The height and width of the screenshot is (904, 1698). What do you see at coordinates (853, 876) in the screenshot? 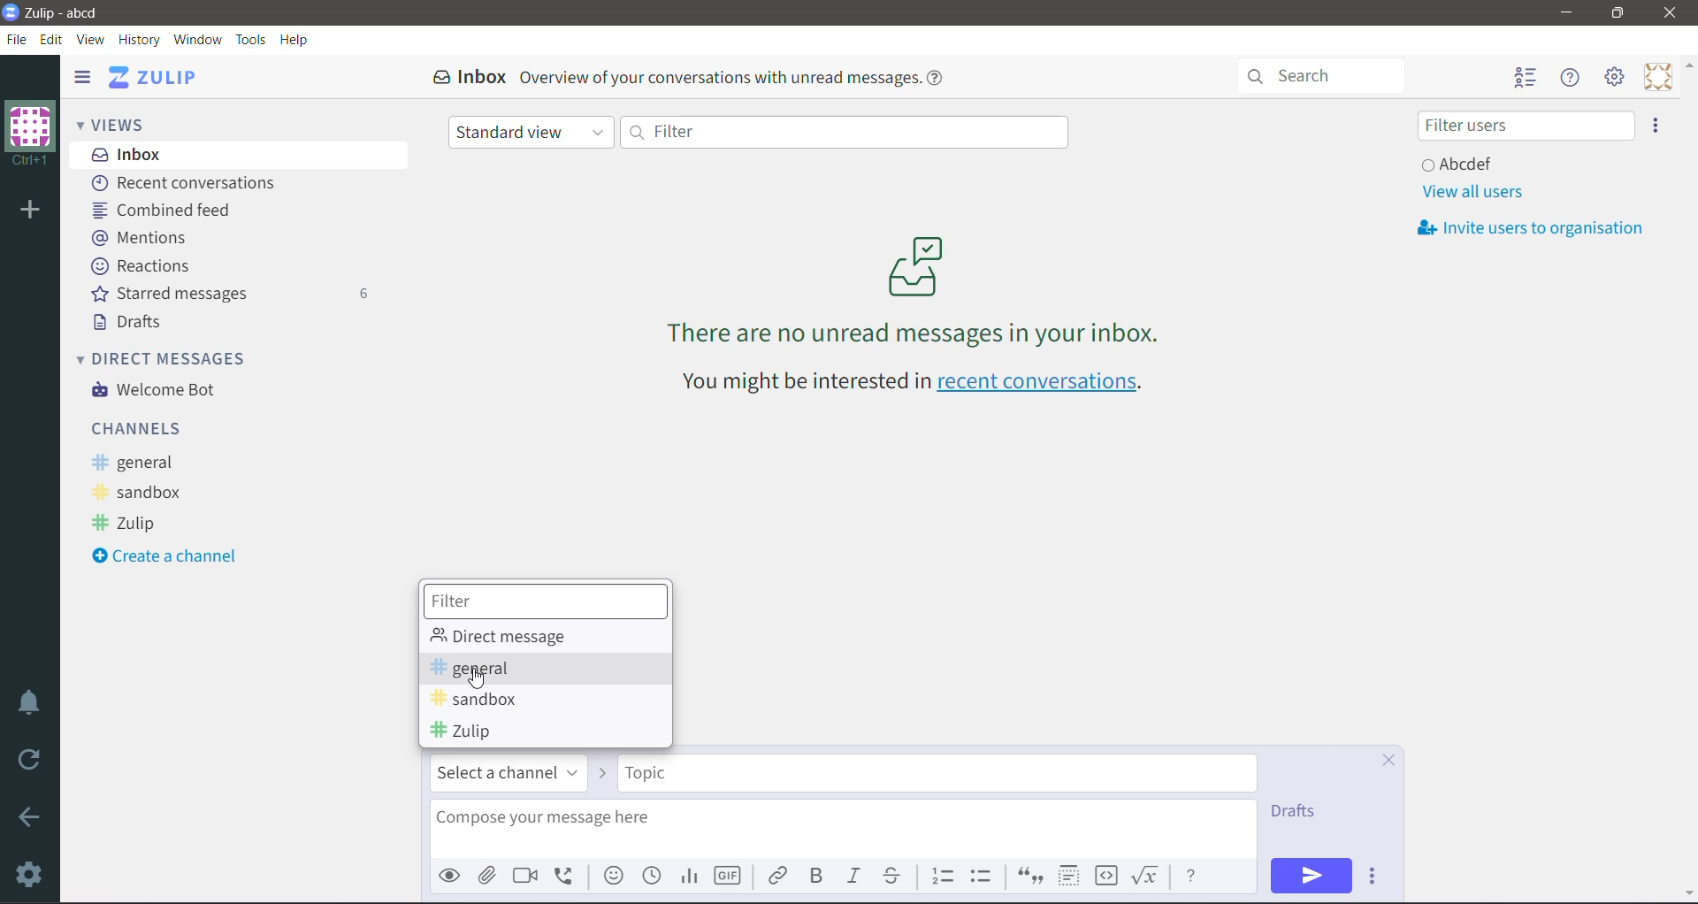
I see `Italic` at bounding box center [853, 876].